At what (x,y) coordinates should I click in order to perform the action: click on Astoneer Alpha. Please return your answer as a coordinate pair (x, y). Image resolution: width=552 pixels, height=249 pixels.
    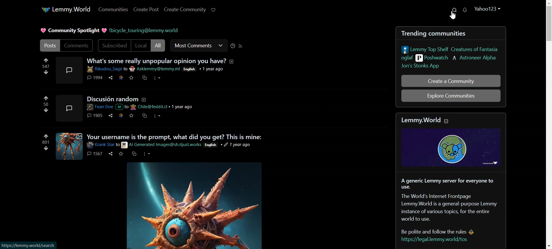
    Looking at the image, I should click on (475, 58).